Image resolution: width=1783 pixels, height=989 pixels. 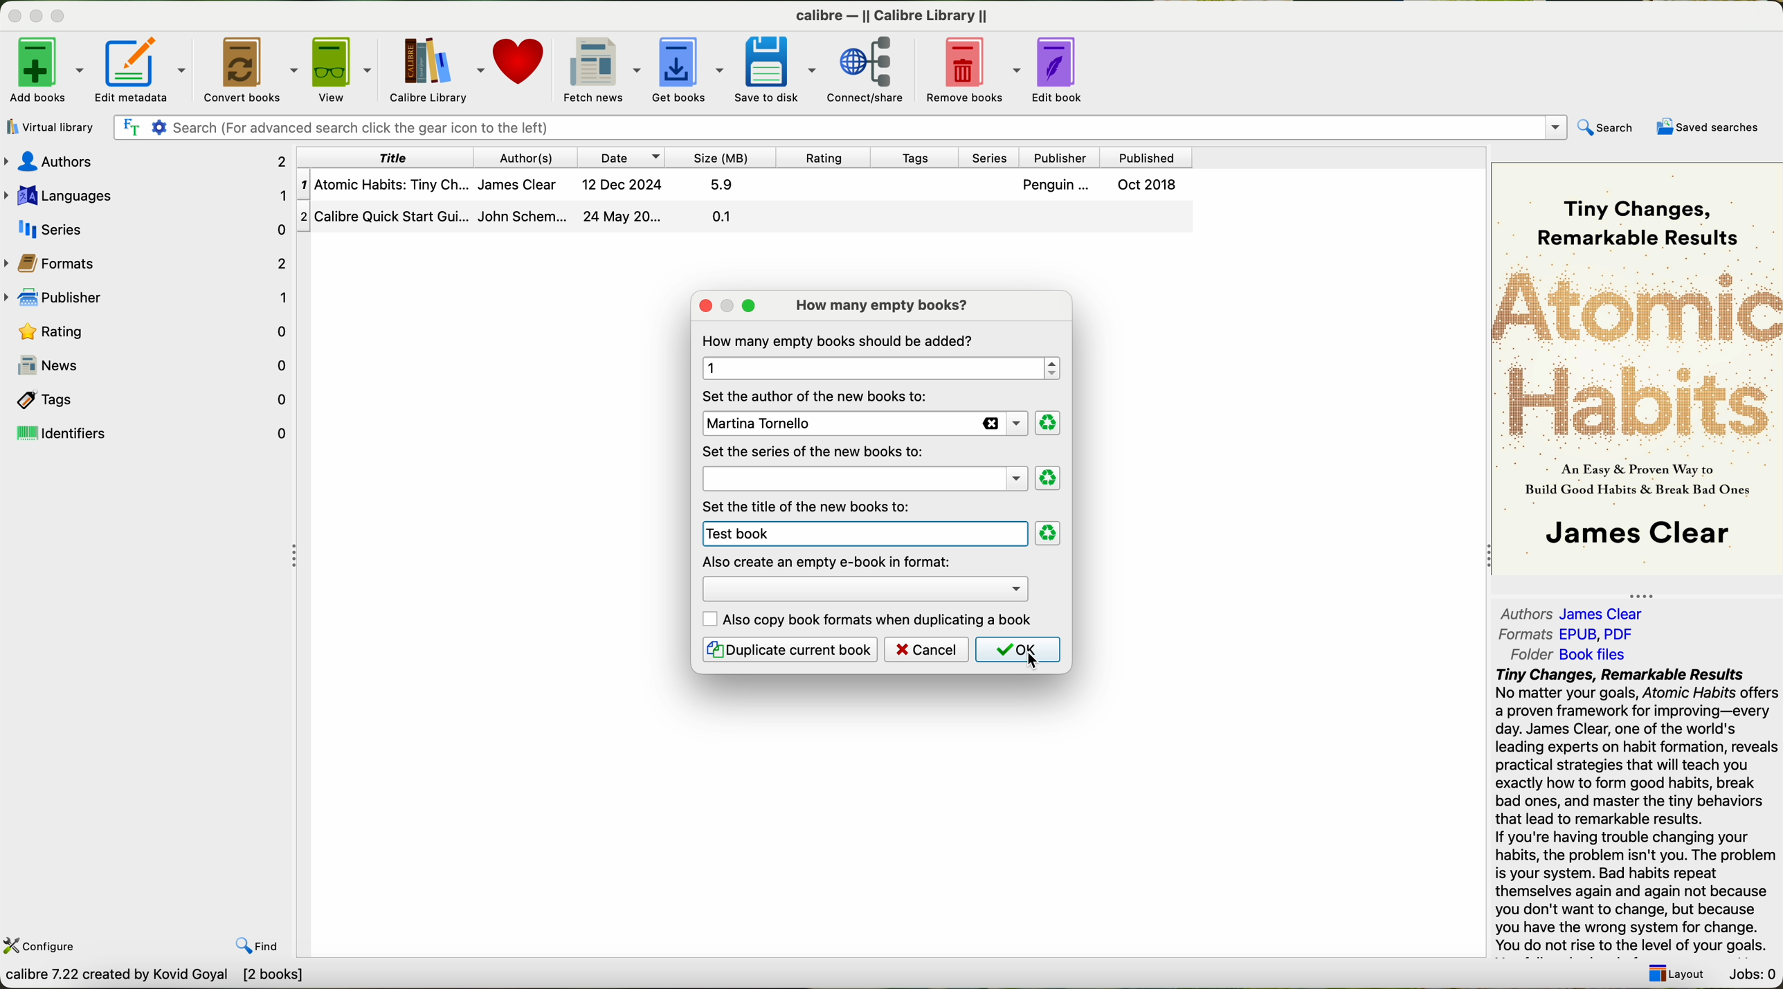 What do you see at coordinates (625, 156) in the screenshot?
I see `date` at bounding box center [625, 156].